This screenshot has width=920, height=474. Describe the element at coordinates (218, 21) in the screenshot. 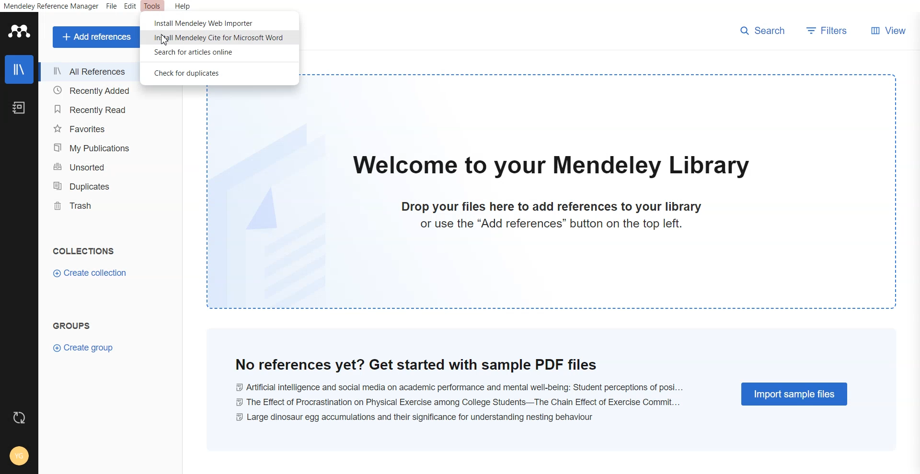

I see `Install Mendeley web Importer` at that location.